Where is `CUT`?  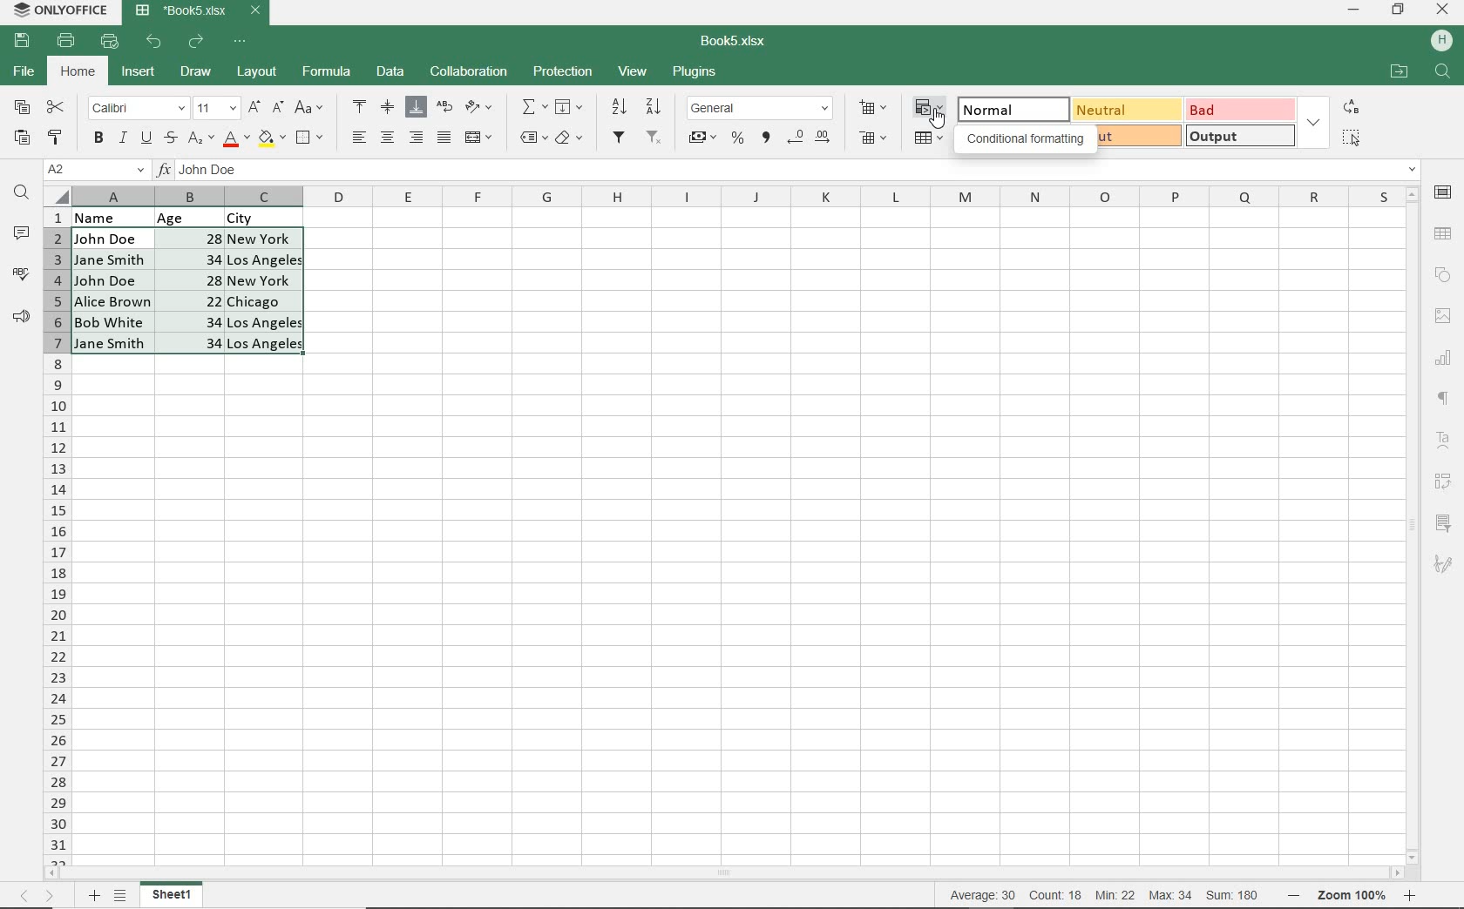 CUT is located at coordinates (57, 107).